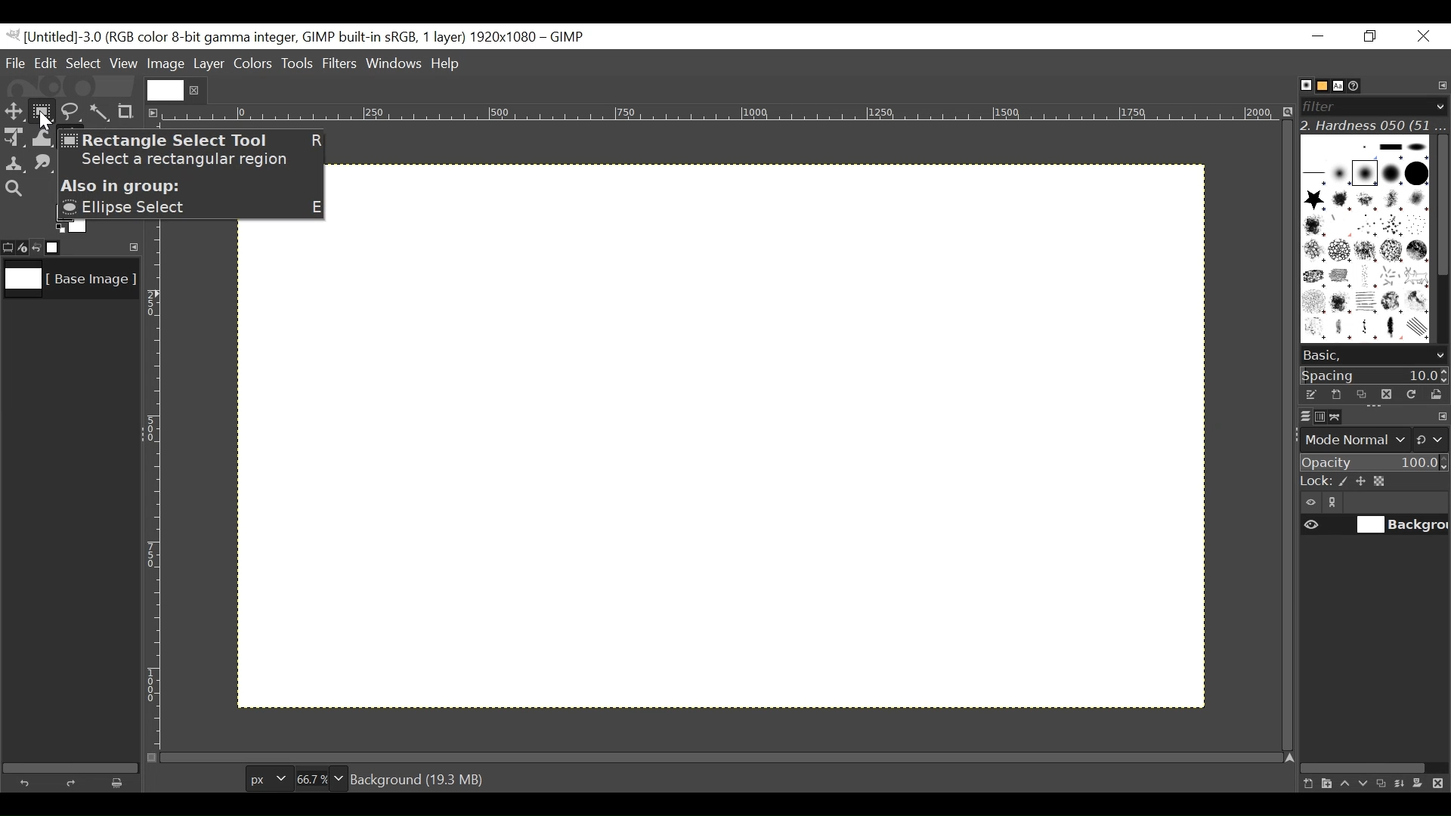 The height and width of the screenshot is (816, 1451). What do you see at coordinates (1373, 37) in the screenshot?
I see `Restore` at bounding box center [1373, 37].